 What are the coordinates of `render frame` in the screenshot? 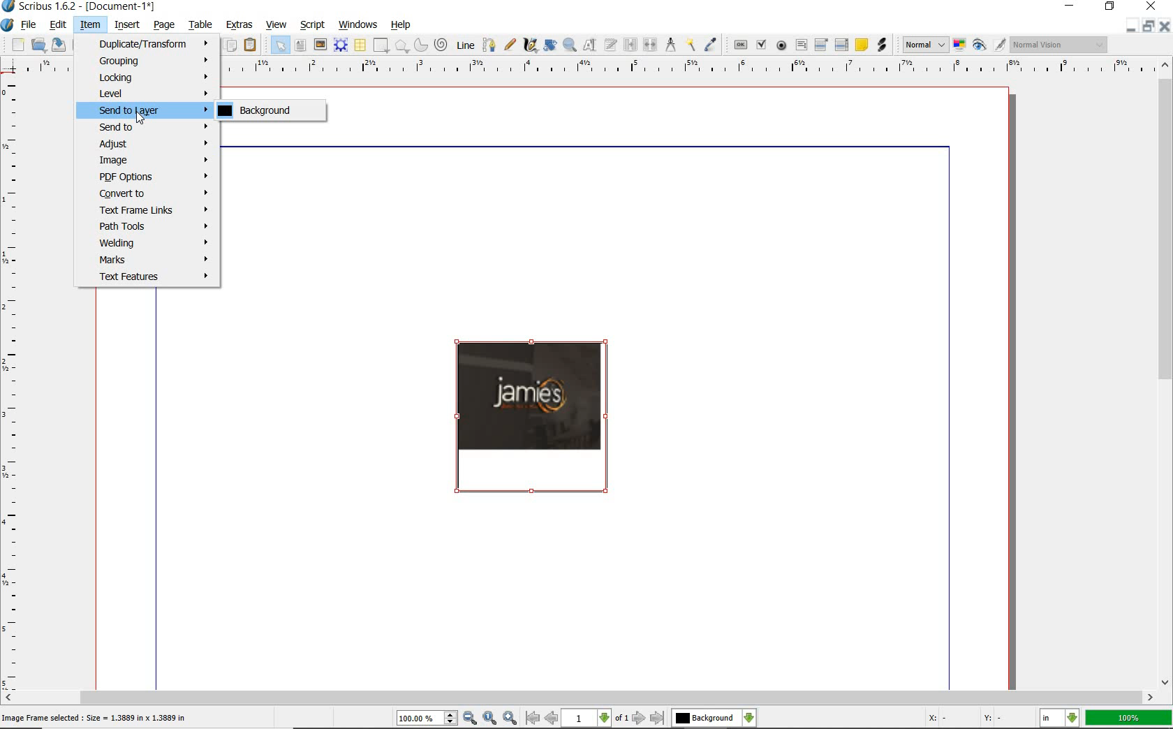 It's located at (341, 45).